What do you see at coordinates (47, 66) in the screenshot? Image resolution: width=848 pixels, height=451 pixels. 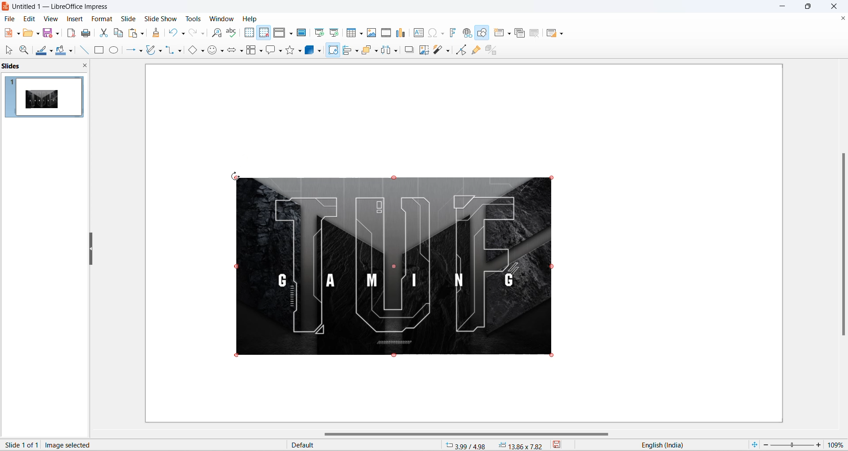 I see `slides and close slide` at bounding box center [47, 66].